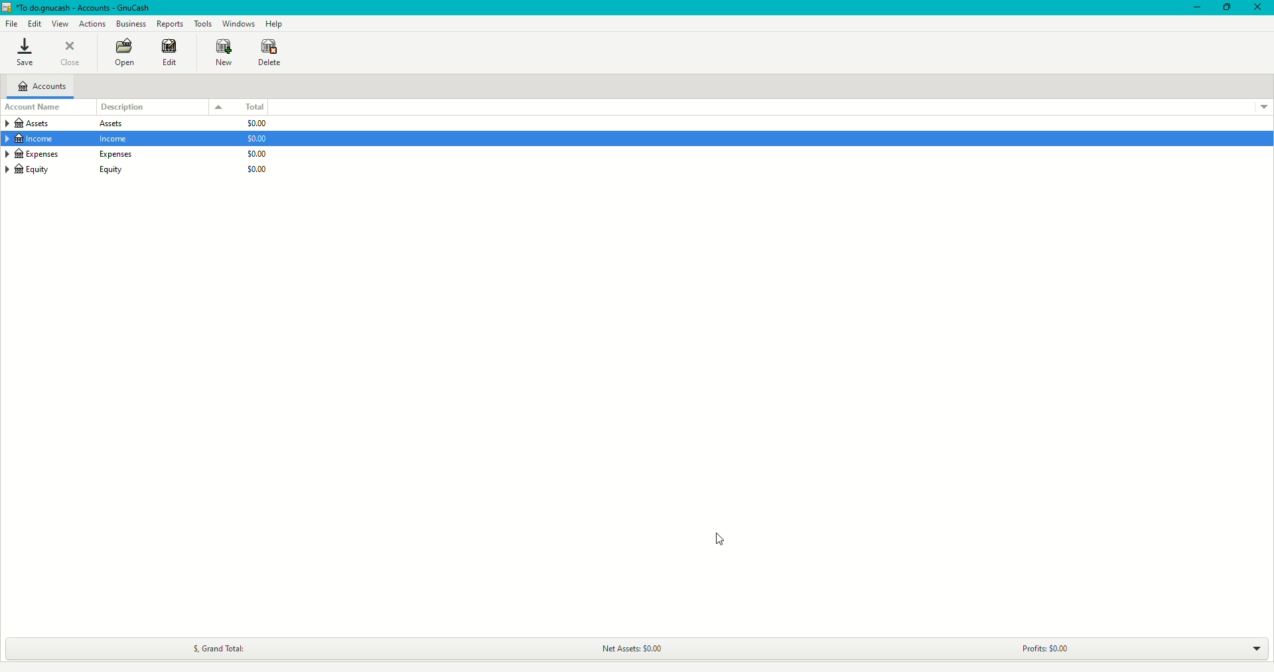  Describe the element at coordinates (94, 24) in the screenshot. I see `Actions` at that location.